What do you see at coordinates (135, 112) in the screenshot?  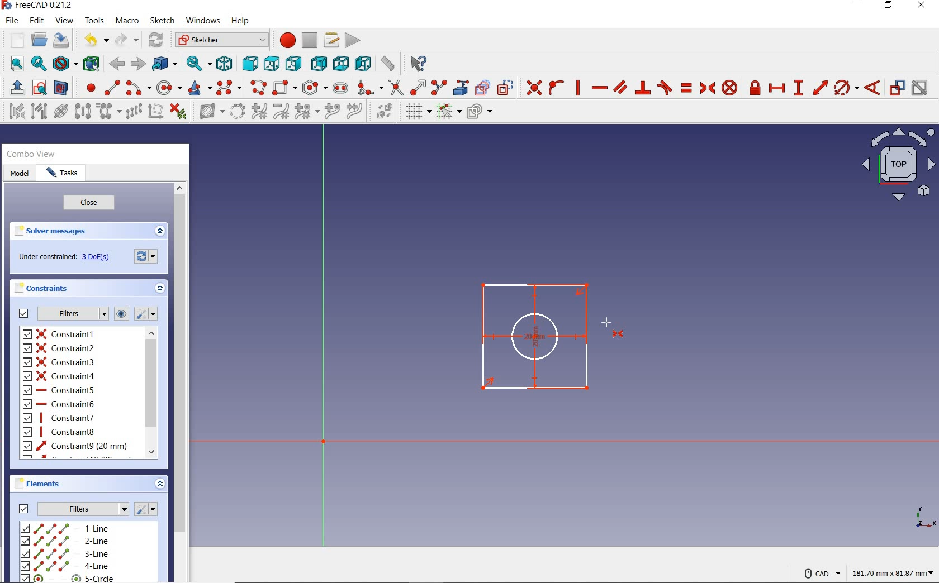 I see `rectangular array` at bounding box center [135, 112].